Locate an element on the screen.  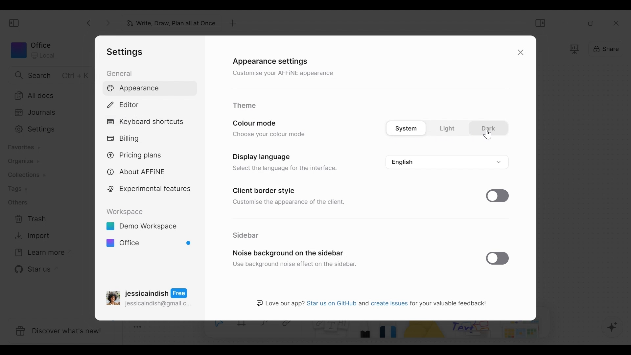
minimize is located at coordinates (566, 22).